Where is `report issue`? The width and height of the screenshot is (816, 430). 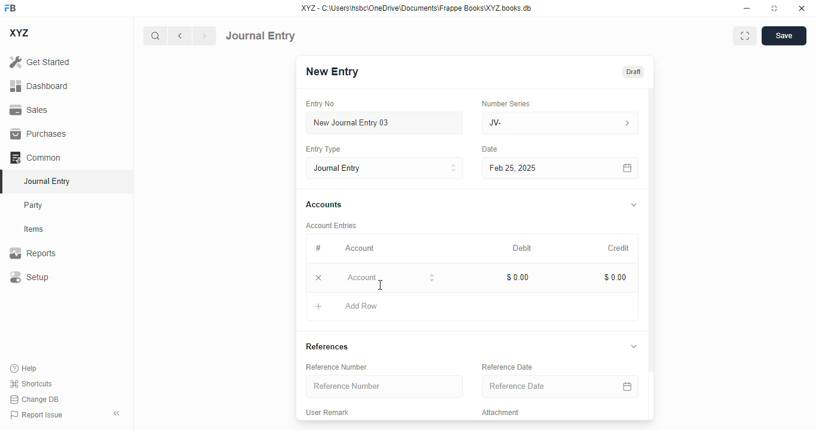 report issue is located at coordinates (36, 415).